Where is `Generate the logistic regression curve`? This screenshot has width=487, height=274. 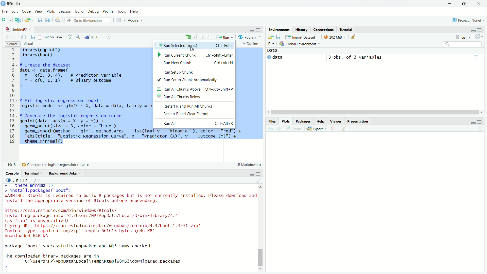 Generate the logistic regression curve is located at coordinates (56, 165).